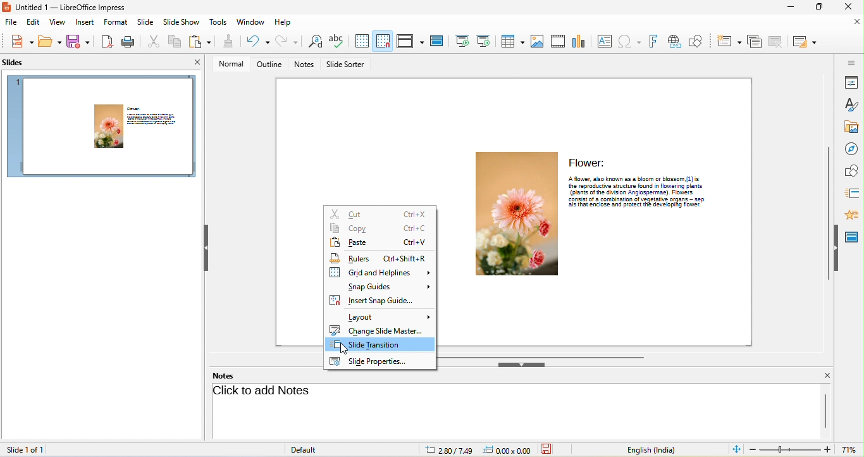 The width and height of the screenshot is (864, 457). Describe the element at coordinates (383, 42) in the screenshot. I see `snap to grid` at that location.